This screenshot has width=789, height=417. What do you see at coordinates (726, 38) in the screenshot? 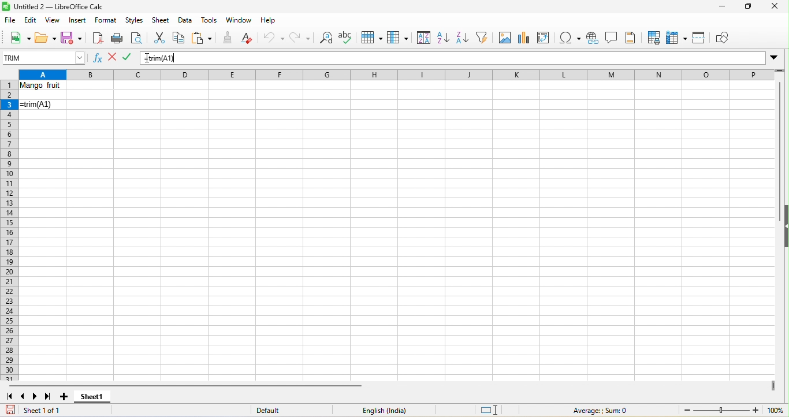
I see `show draw function` at bounding box center [726, 38].